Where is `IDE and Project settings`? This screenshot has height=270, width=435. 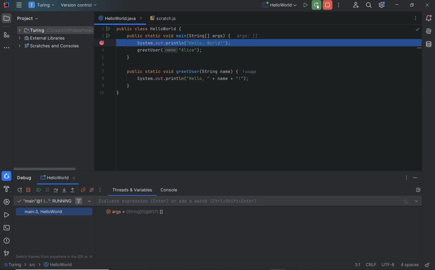 IDE and Project settings is located at coordinates (382, 5).